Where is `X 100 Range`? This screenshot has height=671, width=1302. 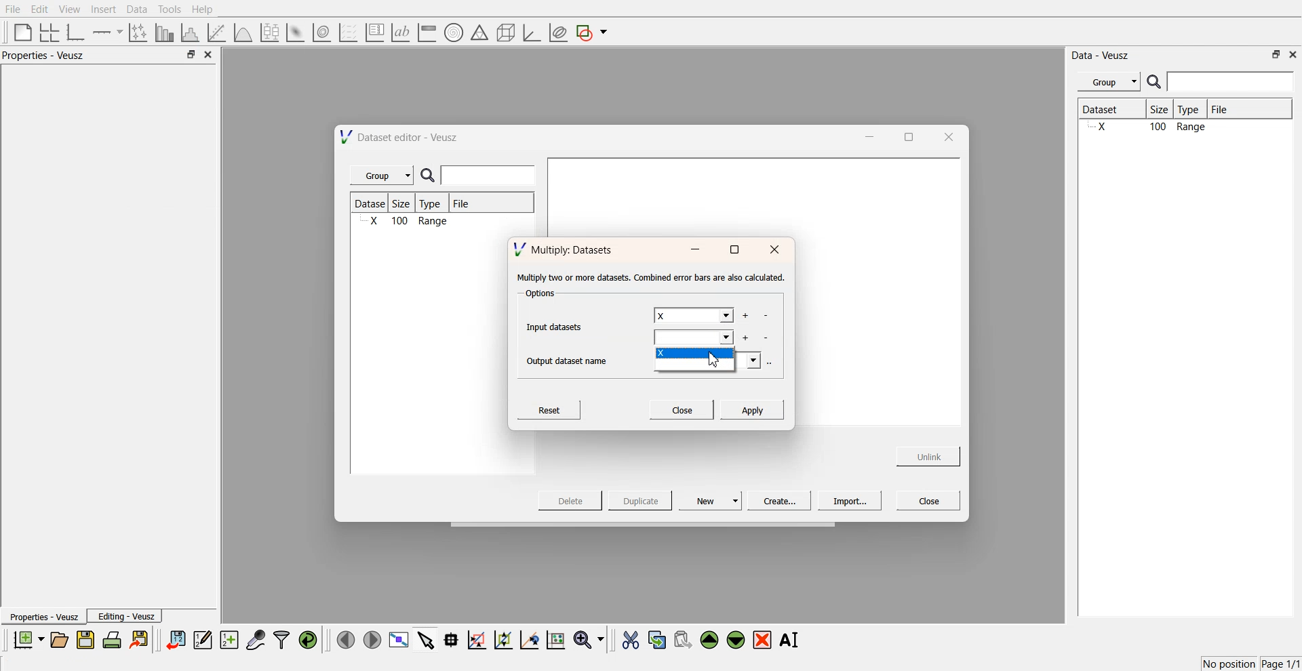
X 100 Range is located at coordinates (1183, 128).